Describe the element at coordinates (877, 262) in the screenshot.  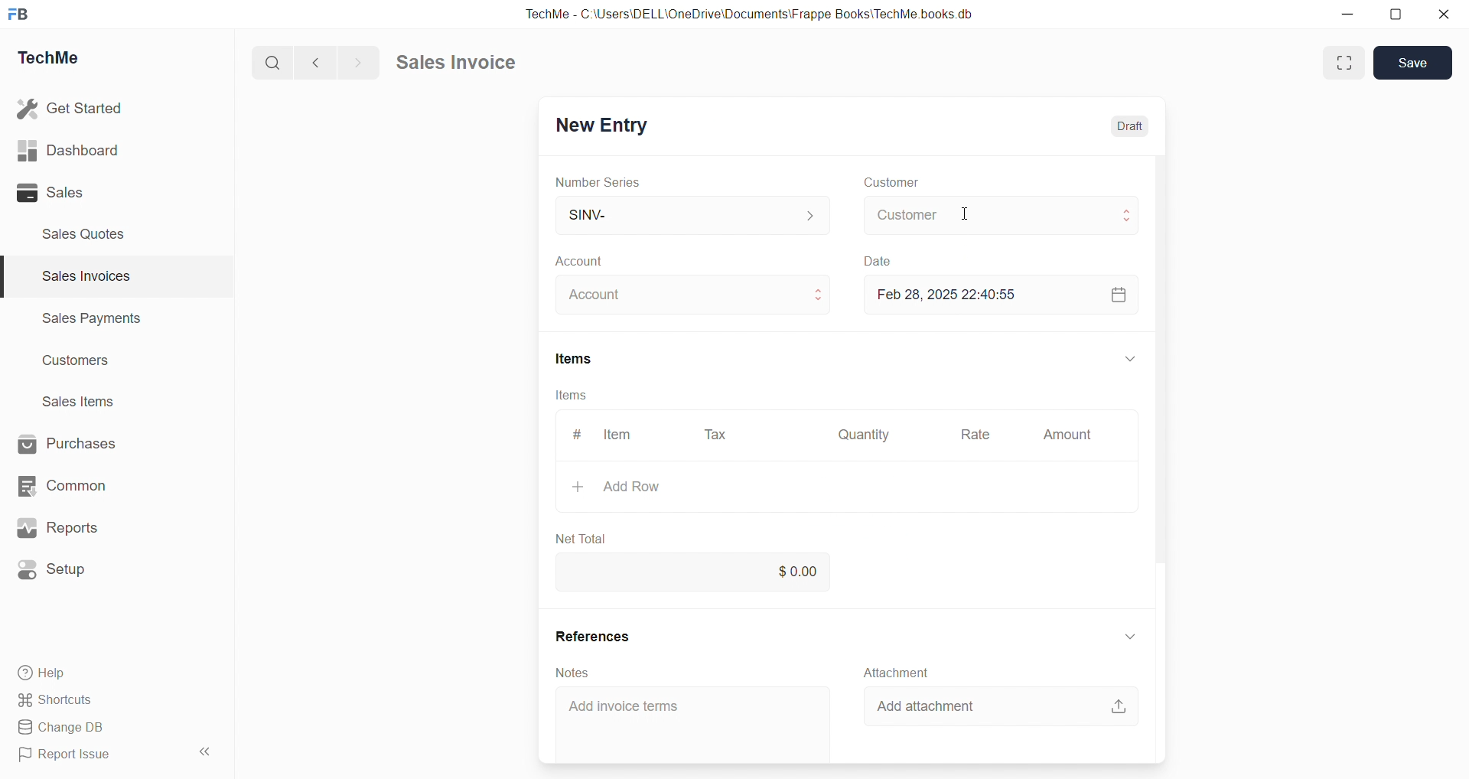
I see `Date` at that location.